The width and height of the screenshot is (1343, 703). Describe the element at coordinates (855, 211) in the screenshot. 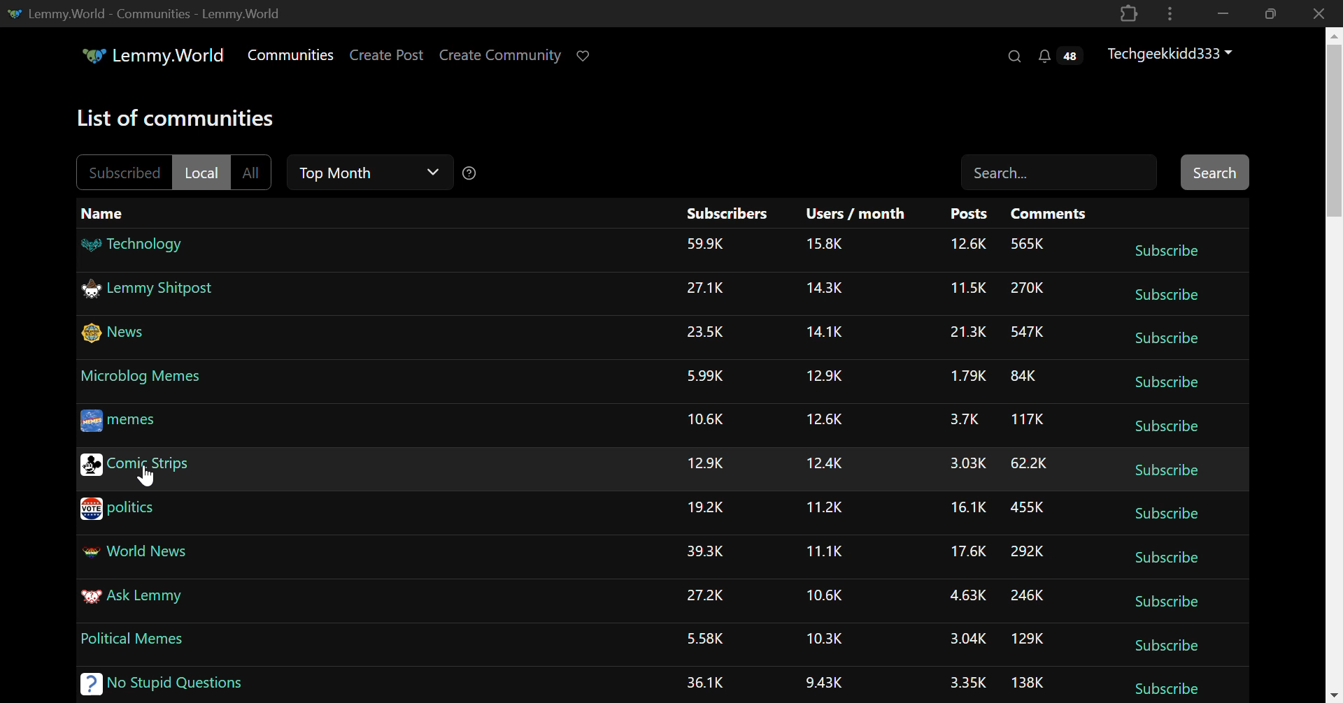

I see `Users/month` at that location.